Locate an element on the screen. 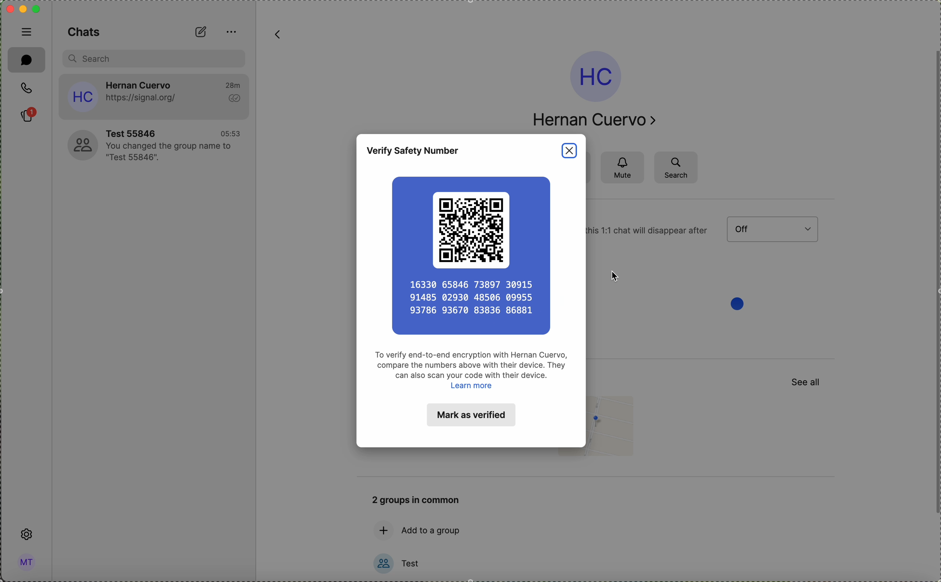 This screenshot has height=582, width=941. menu is located at coordinates (775, 229).